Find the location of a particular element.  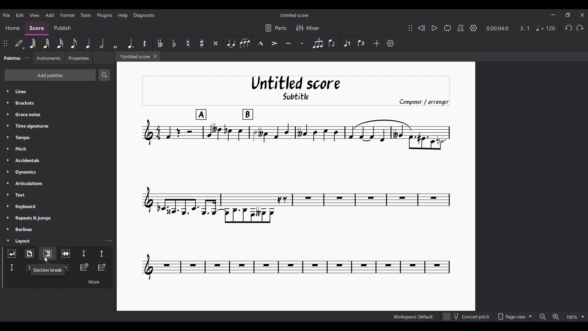

Zoom options is located at coordinates (575, 317).